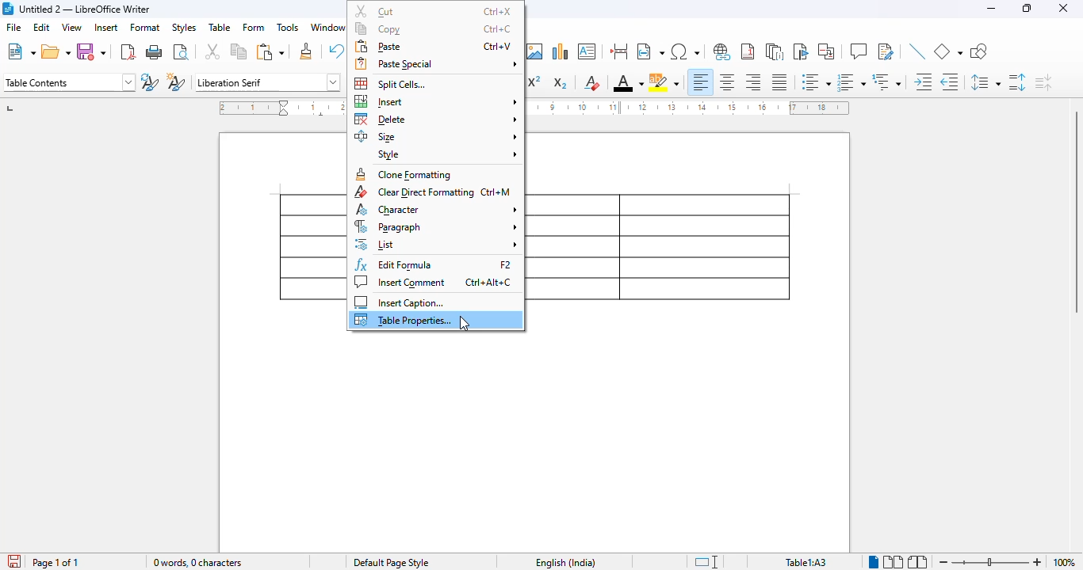 This screenshot has height=570, width=1083. I want to click on standard selection, so click(706, 562).